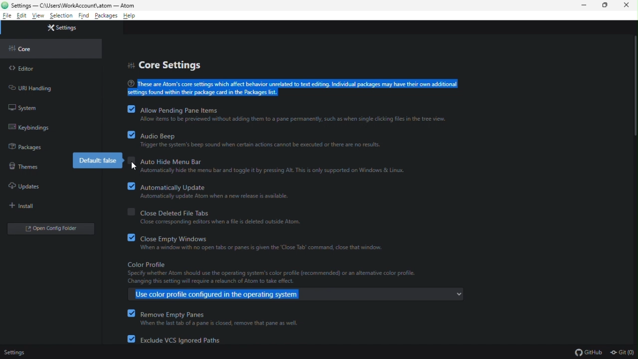  Describe the element at coordinates (255, 318) in the screenshot. I see `Remove Empty Panes
When the last tab of a pane & closed, remove that pane as well` at that location.